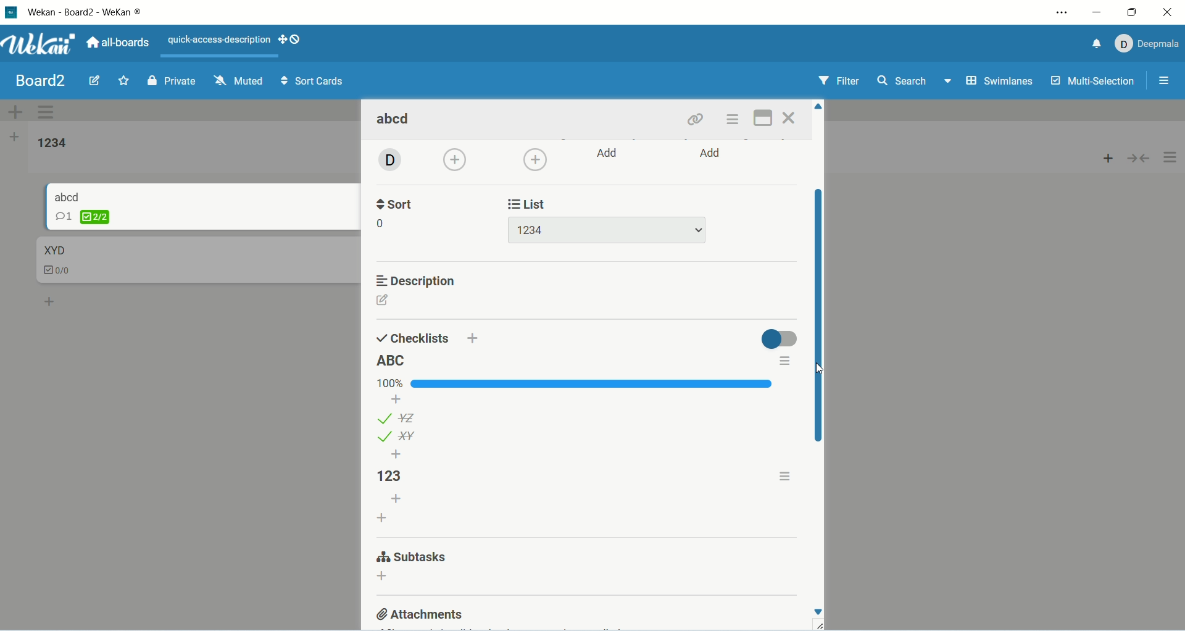 This screenshot has width=1185, height=631. Describe the element at coordinates (314, 81) in the screenshot. I see `sort cards` at that location.